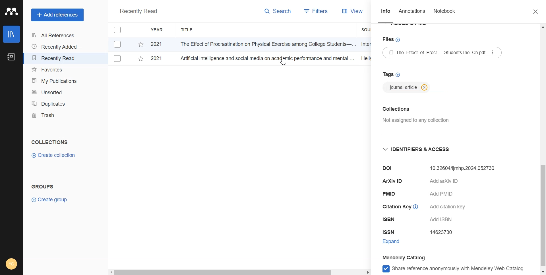 This screenshot has height=275, width=546. I want to click on Dol 10.32604/ijmhp.2024.052730, so click(441, 169).